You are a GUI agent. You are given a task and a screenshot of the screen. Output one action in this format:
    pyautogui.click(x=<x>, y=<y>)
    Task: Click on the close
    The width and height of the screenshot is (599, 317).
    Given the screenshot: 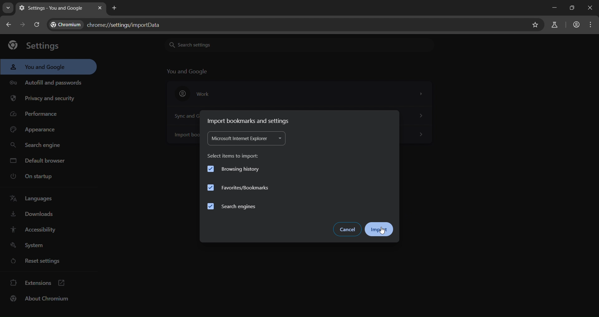 What is the action you would take?
    pyautogui.click(x=590, y=8)
    